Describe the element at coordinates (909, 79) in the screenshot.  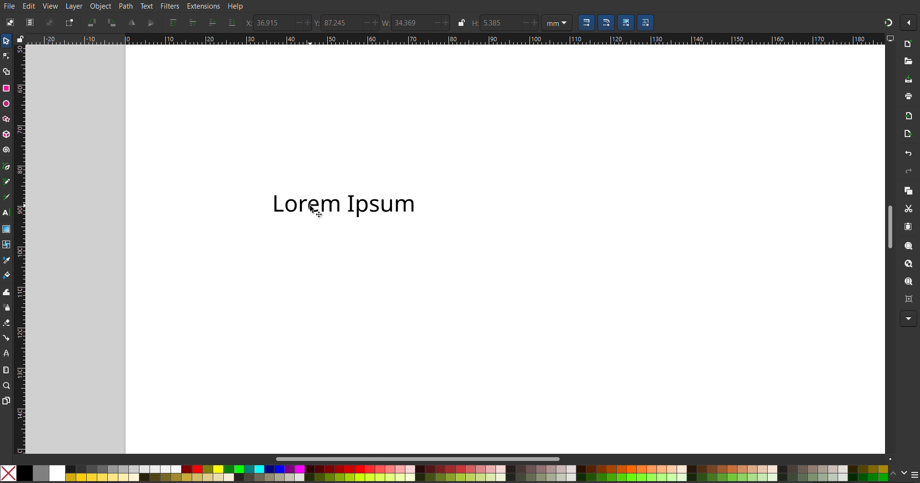
I see `Save` at that location.